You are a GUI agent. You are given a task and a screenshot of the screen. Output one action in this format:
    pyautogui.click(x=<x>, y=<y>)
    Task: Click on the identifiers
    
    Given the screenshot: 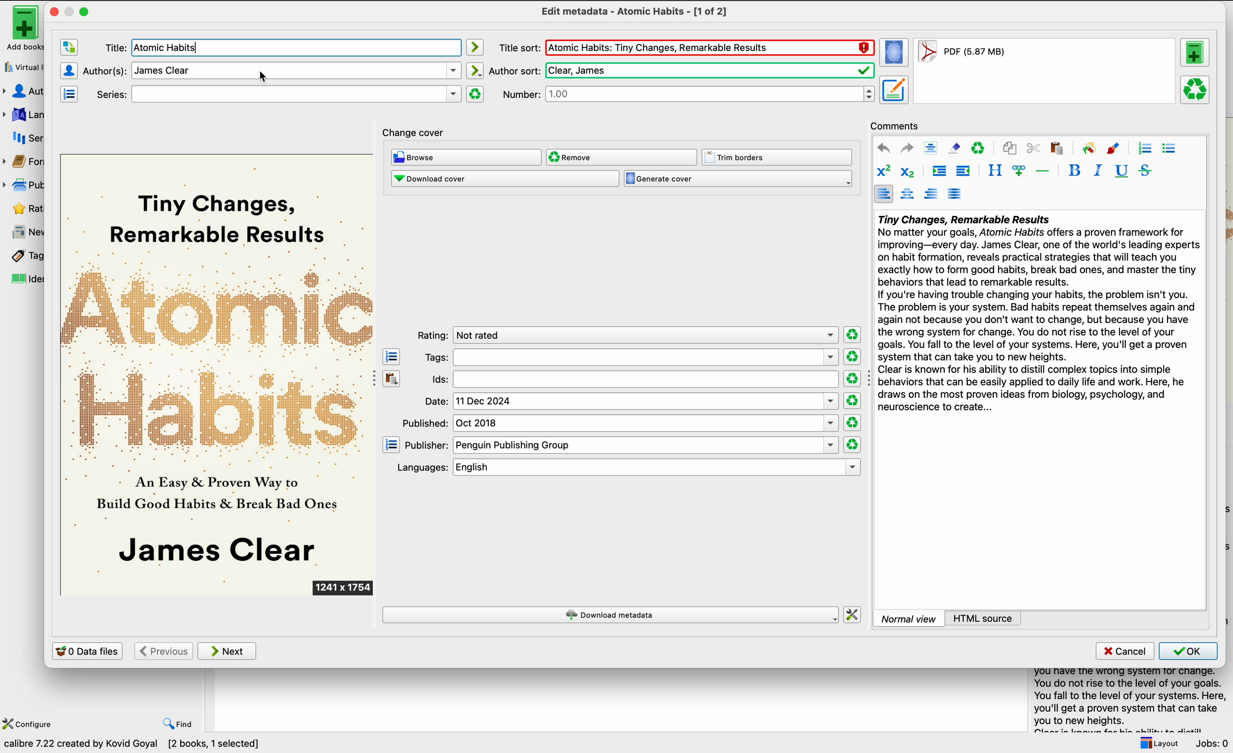 What is the action you would take?
    pyautogui.click(x=22, y=280)
    